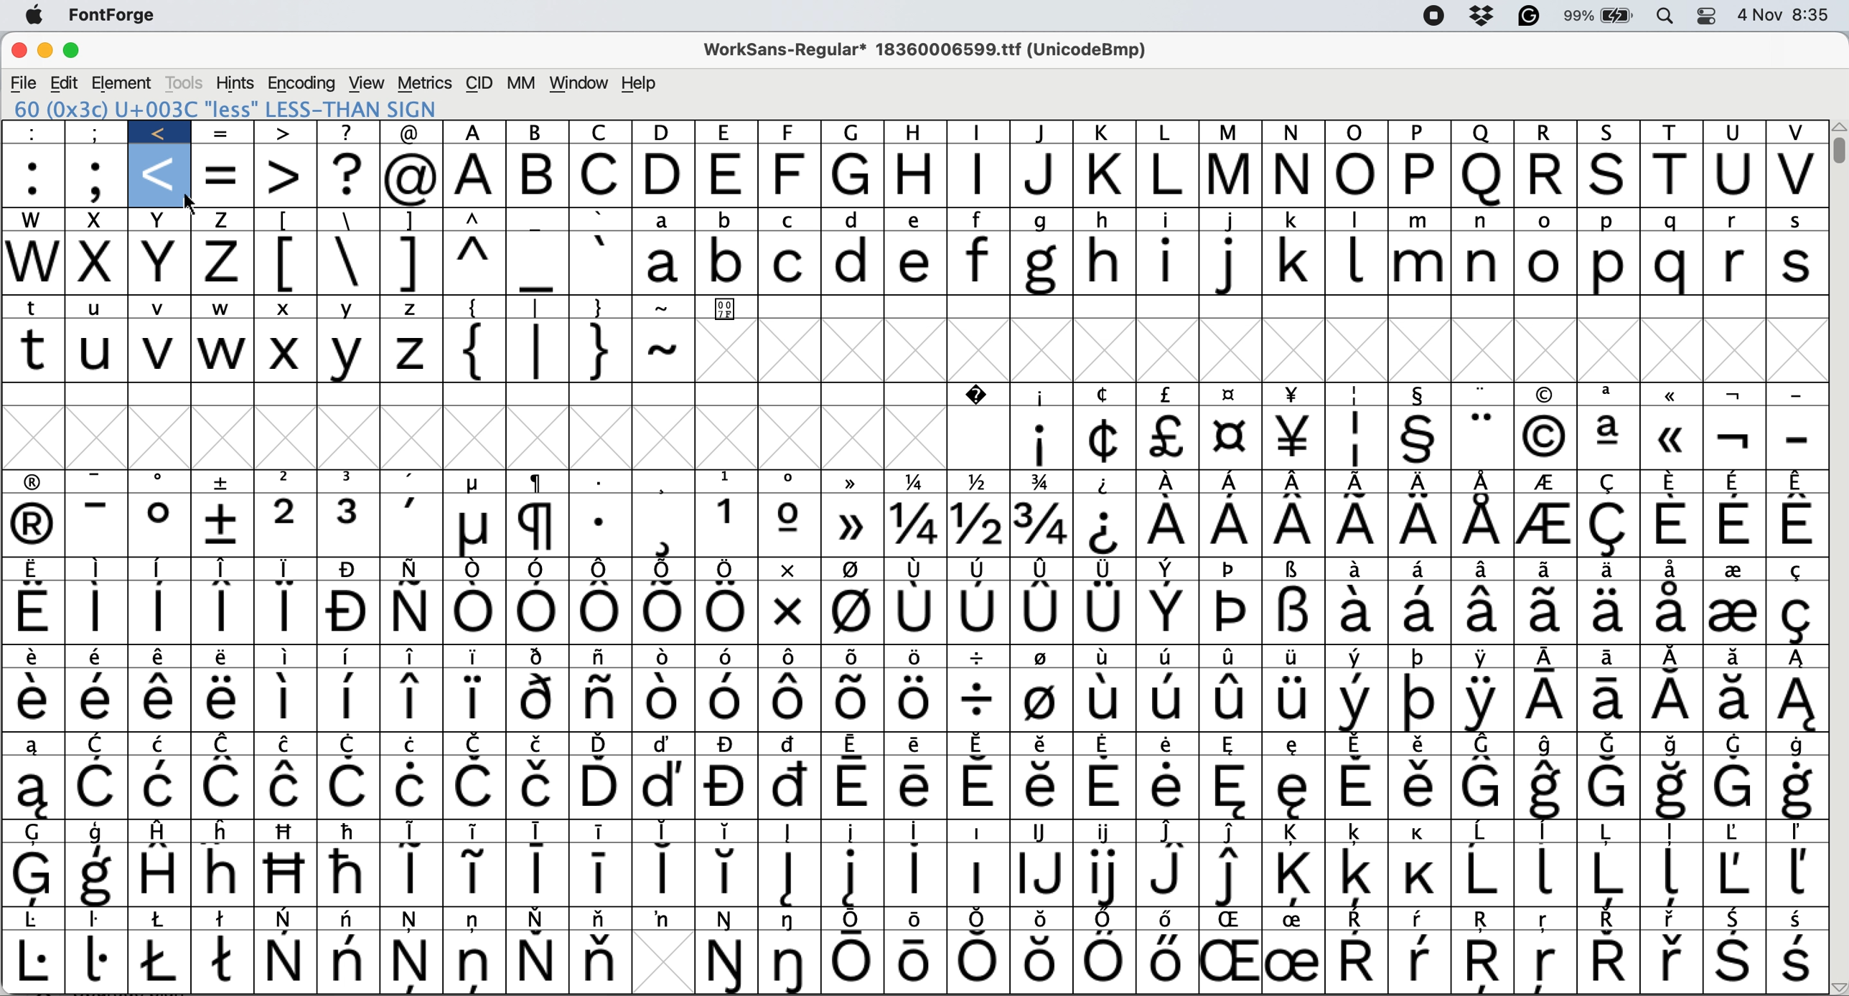 The width and height of the screenshot is (1849, 996). Describe the element at coordinates (1166, 746) in the screenshot. I see `Symbol` at that location.